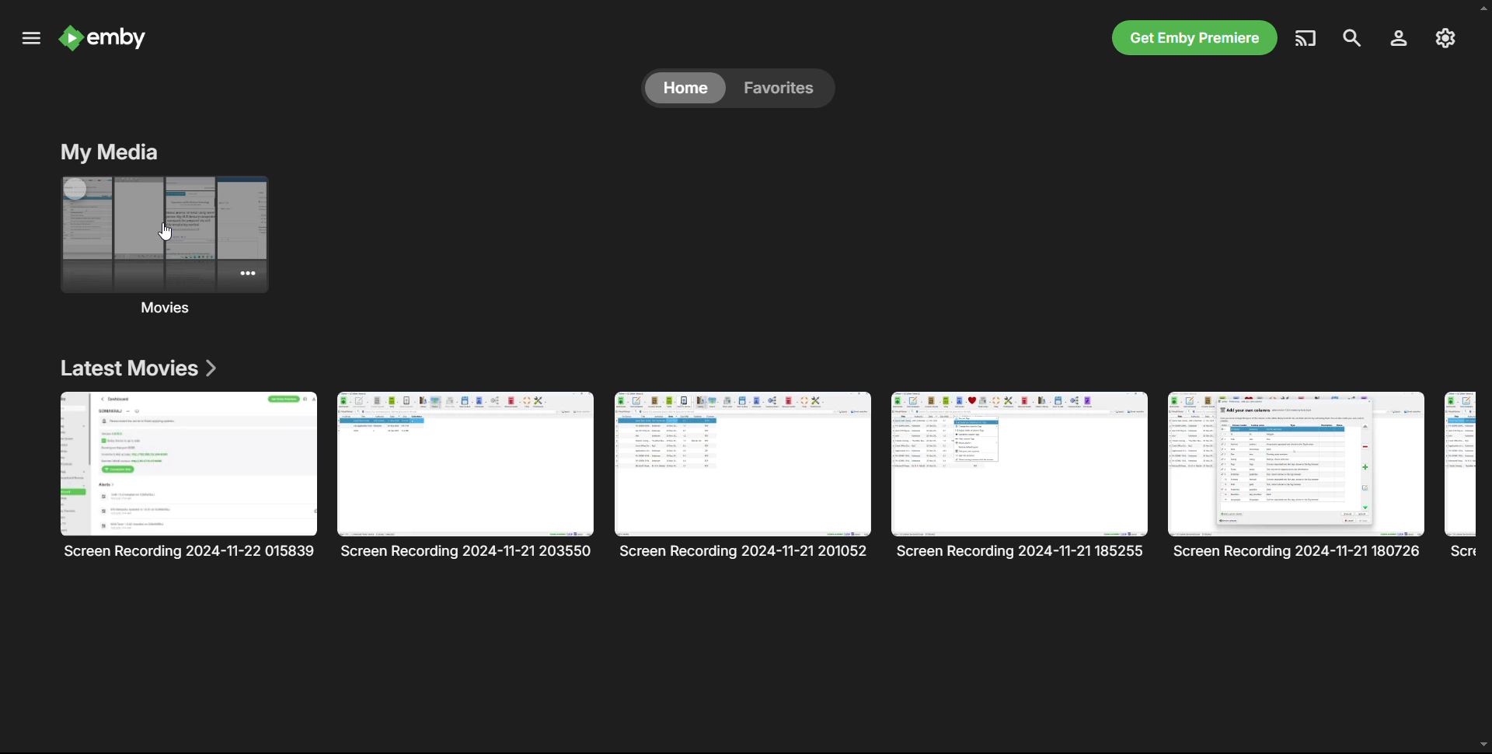 This screenshot has width=1492, height=754. Describe the element at coordinates (468, 476) in the screenshot. I see `Screen Recording 2024-11-21 203550` at that location.